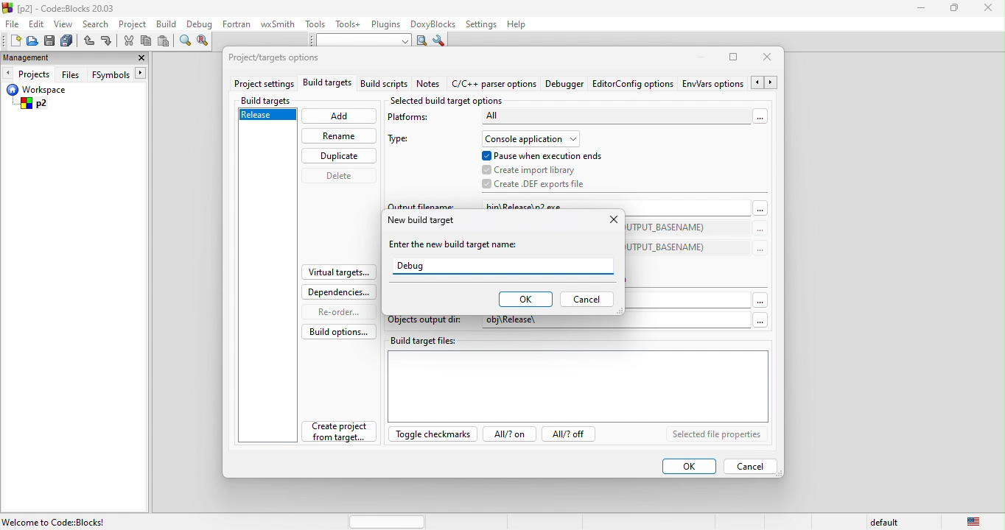  I want to click on projects, so click(27, 73).